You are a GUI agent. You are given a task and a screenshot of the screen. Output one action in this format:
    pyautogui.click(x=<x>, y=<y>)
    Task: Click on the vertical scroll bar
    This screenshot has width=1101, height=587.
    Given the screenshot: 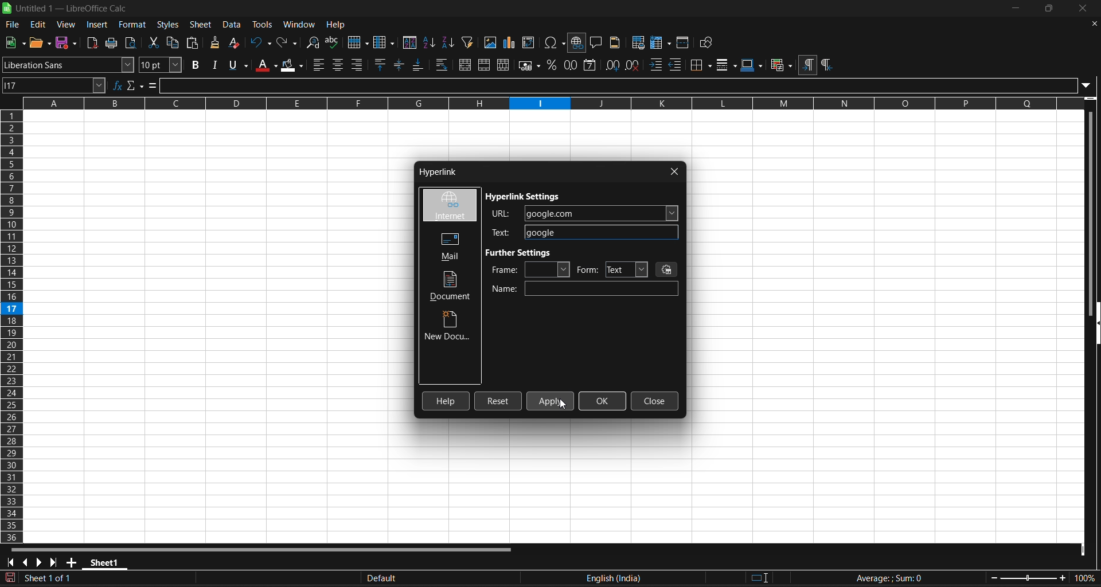 What is the action you would take?
    pyautogui.click(x=1094, y=202)
    